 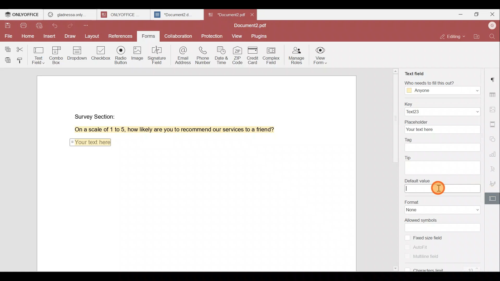 I want to click on Text field, so click(x=415, y=74).